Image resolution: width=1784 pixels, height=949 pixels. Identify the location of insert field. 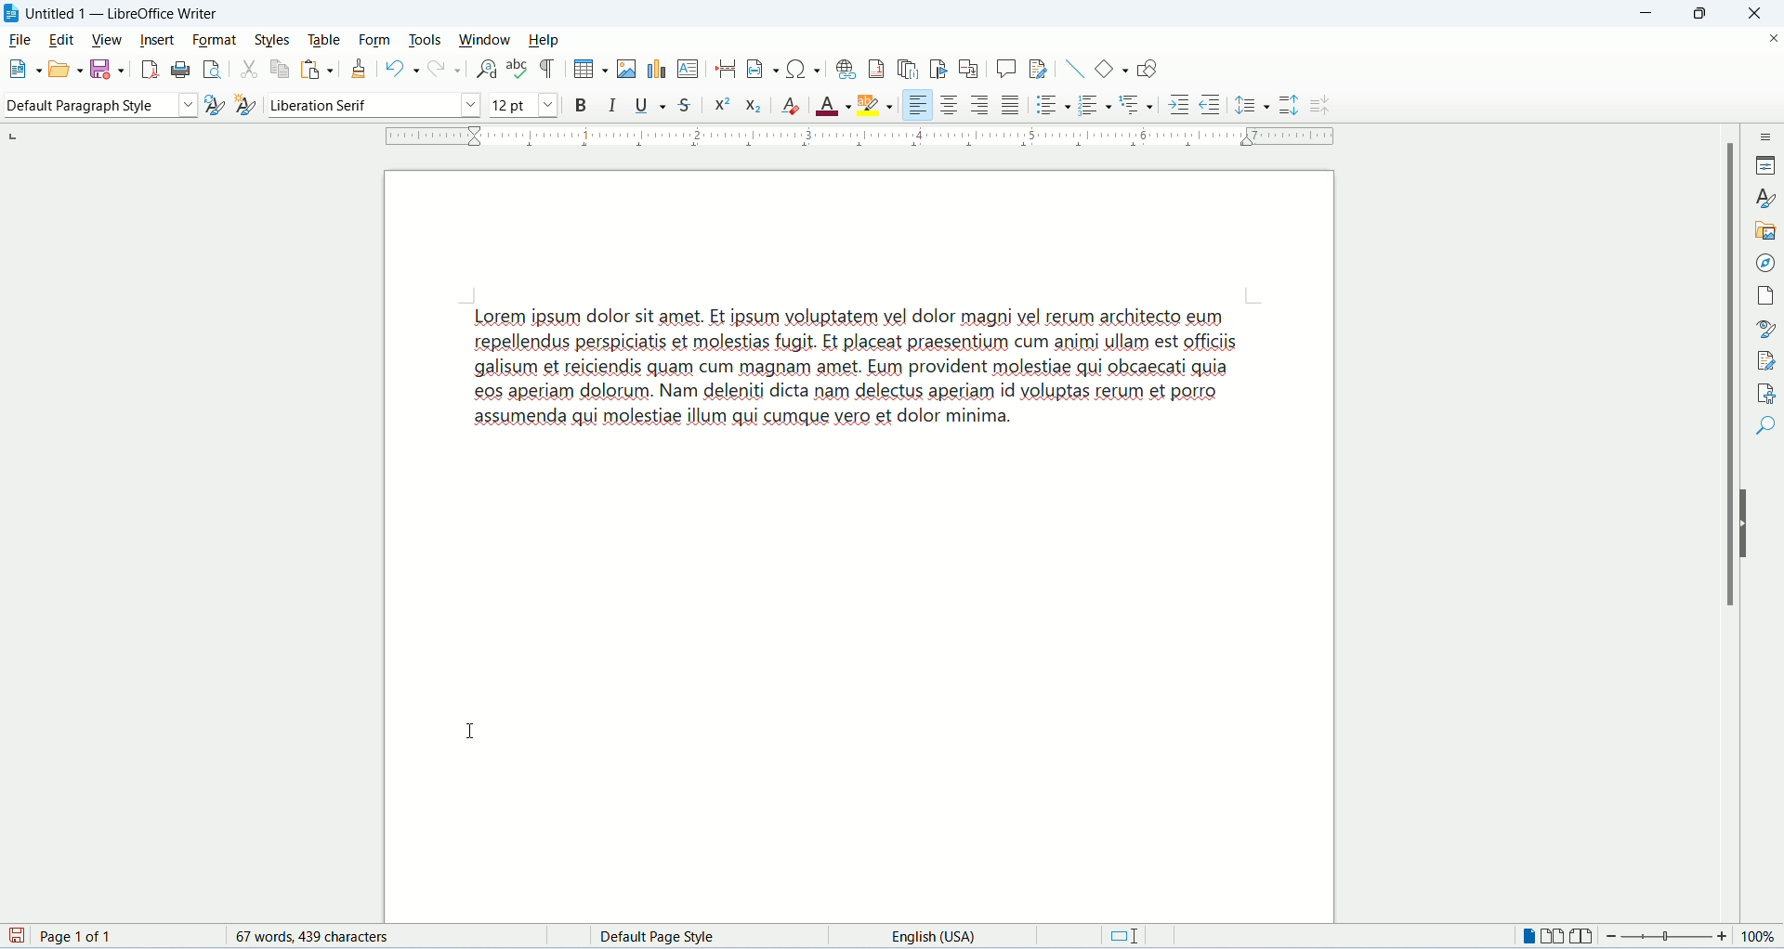
(754, 70).